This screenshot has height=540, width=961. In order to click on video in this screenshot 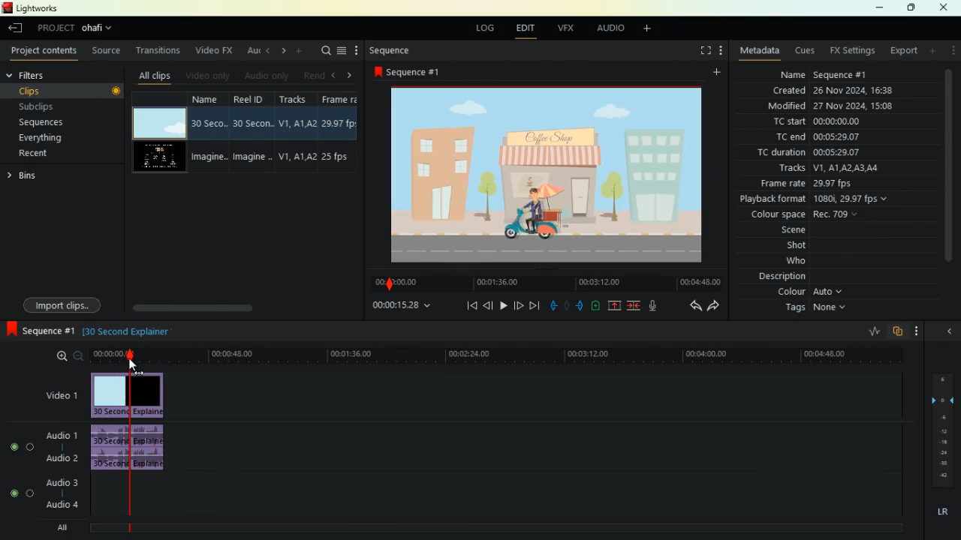, I will do `click(158, 157)`.